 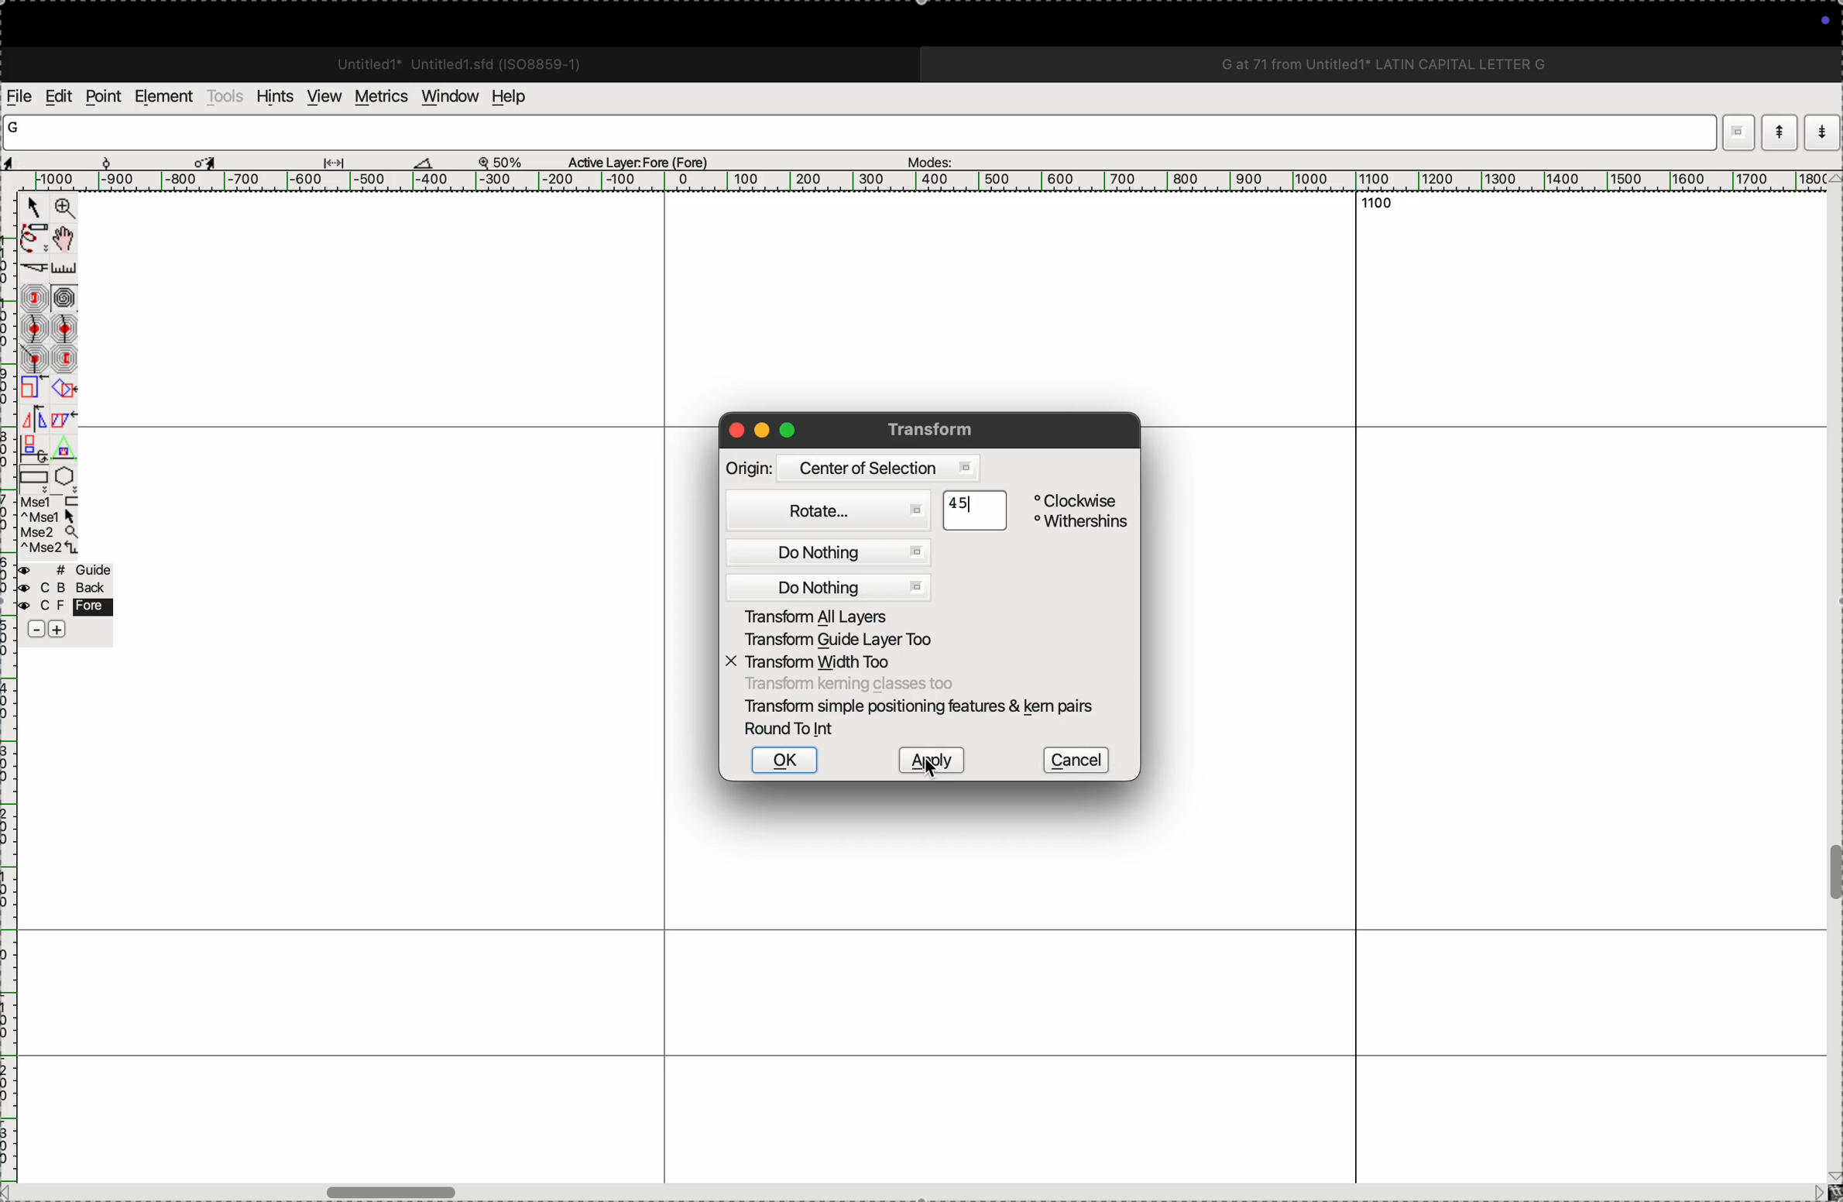 I want to click on Zoom, so click(x=63, y=208).